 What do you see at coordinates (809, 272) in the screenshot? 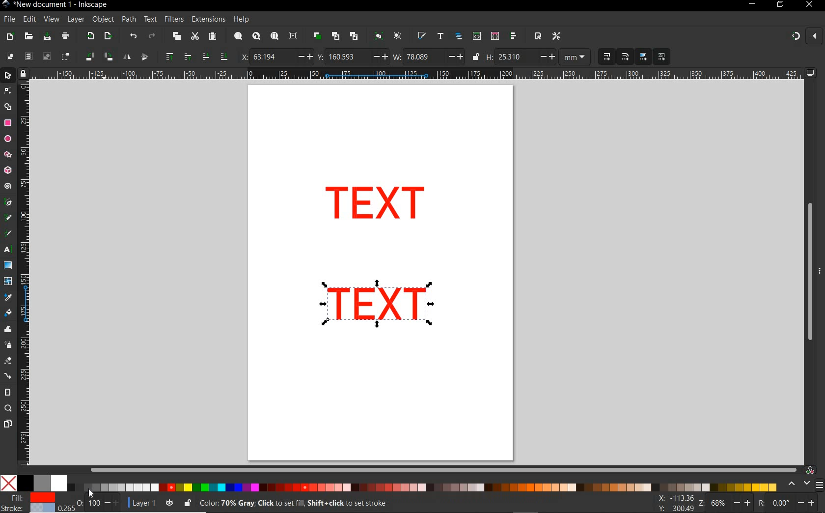
I see `scrollbar` at bounding box center [809, 272].